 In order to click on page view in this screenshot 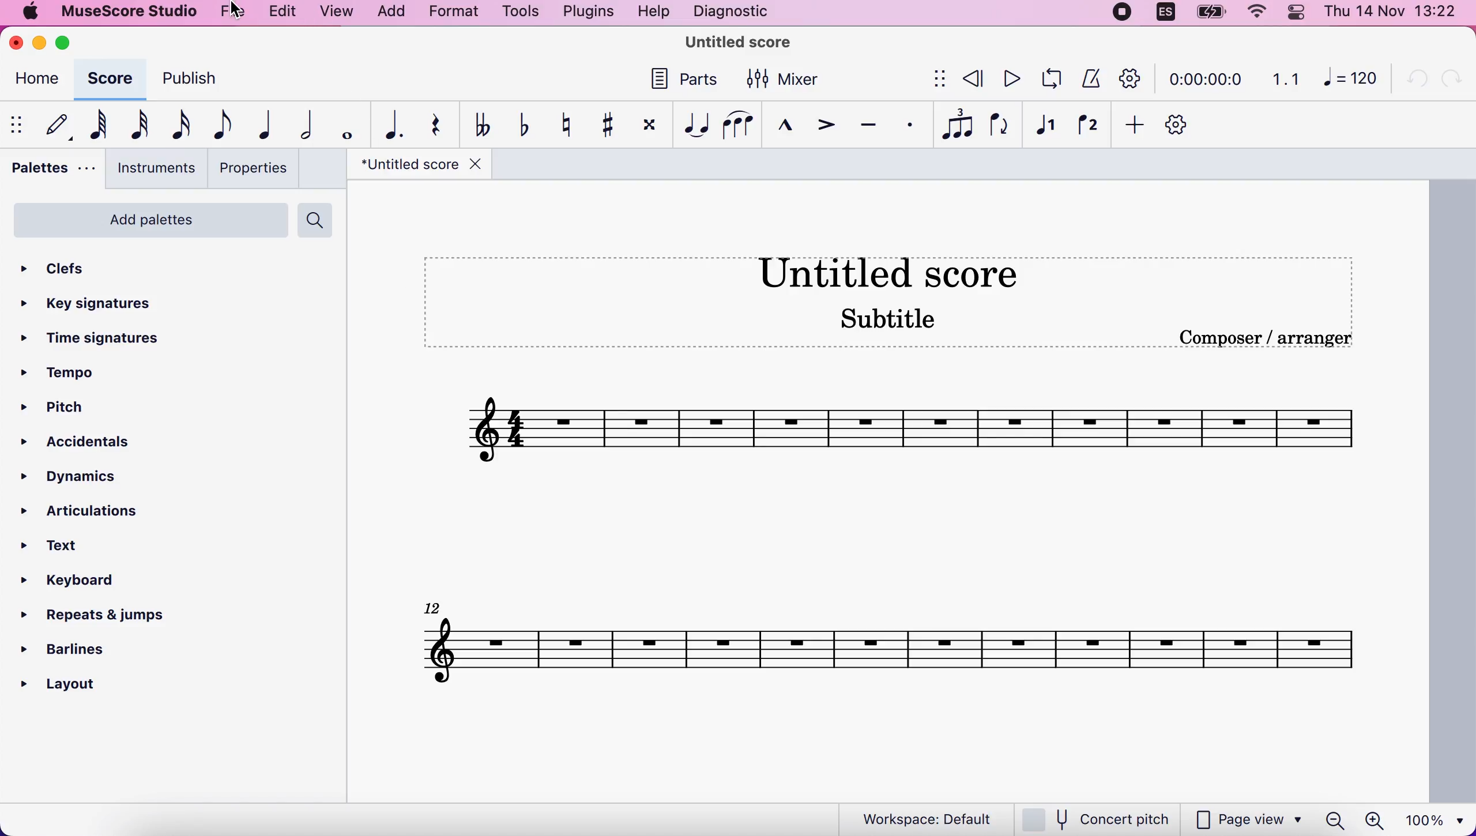, I will do `click(1249, 820)`.